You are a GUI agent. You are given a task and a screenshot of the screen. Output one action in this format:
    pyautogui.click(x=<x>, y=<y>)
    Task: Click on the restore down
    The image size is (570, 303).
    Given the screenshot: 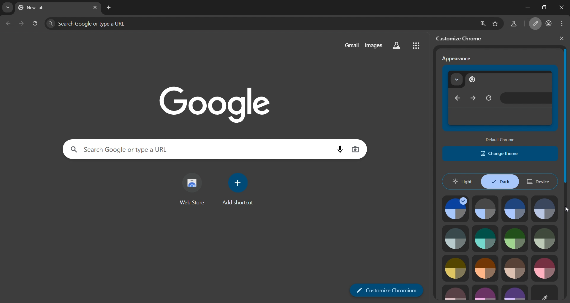 What is the action you would take?
    pyautogui.click(x=542, y=7)
    